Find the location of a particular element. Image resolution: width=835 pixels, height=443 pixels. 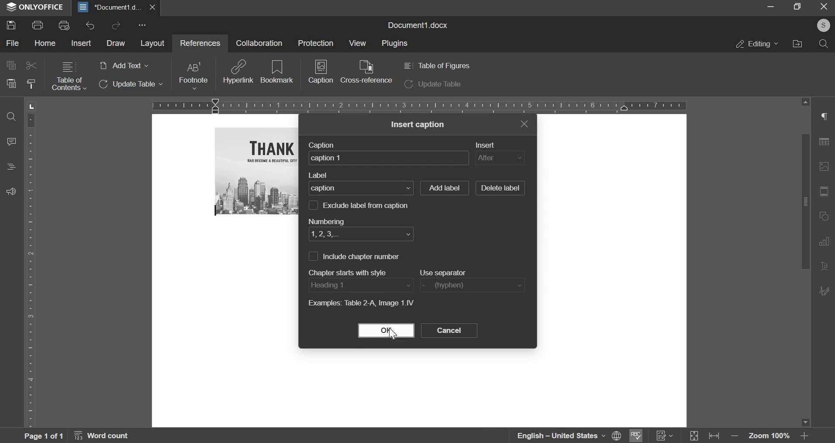

update table is located at coordinates (131, 84).